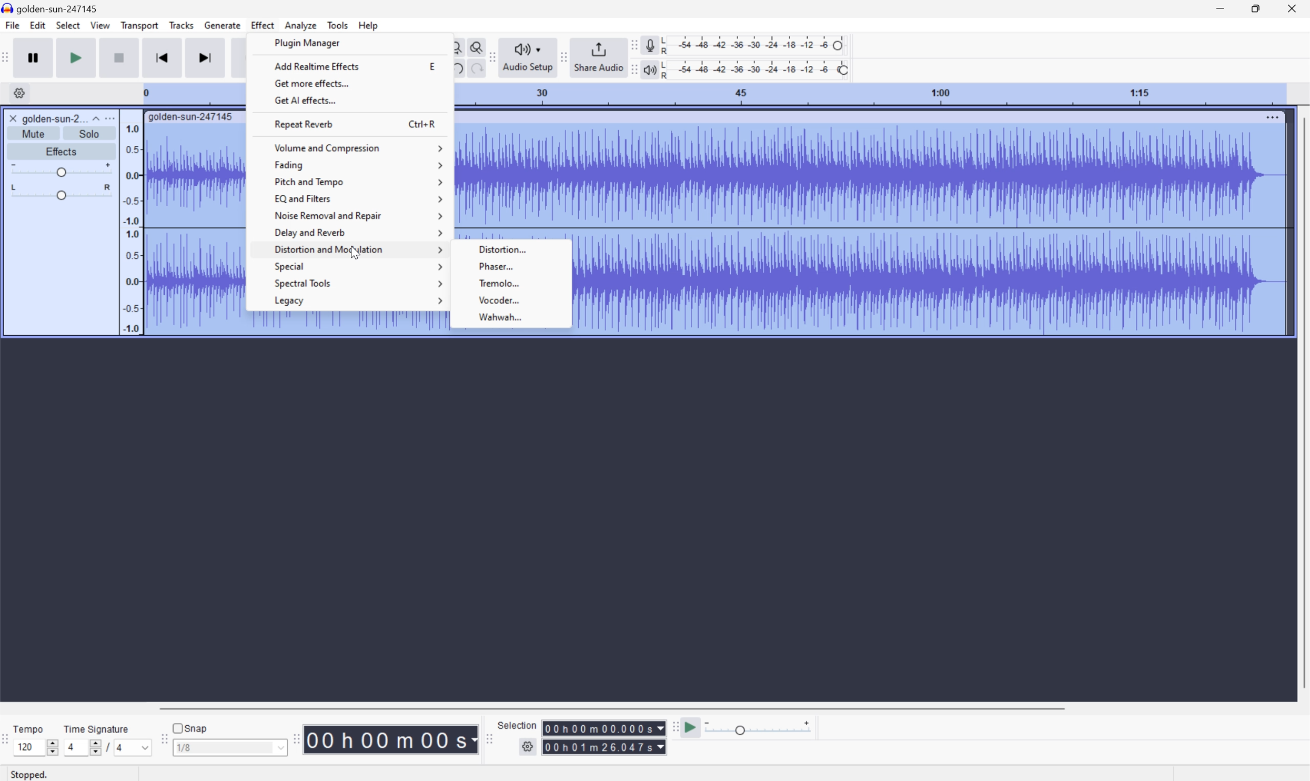 Image resolution: width=1310 pixels, height=781 pixels. Describe the element at coordinates (1302, 402) in the screenshot. I see `Scroll Bar` at that location.